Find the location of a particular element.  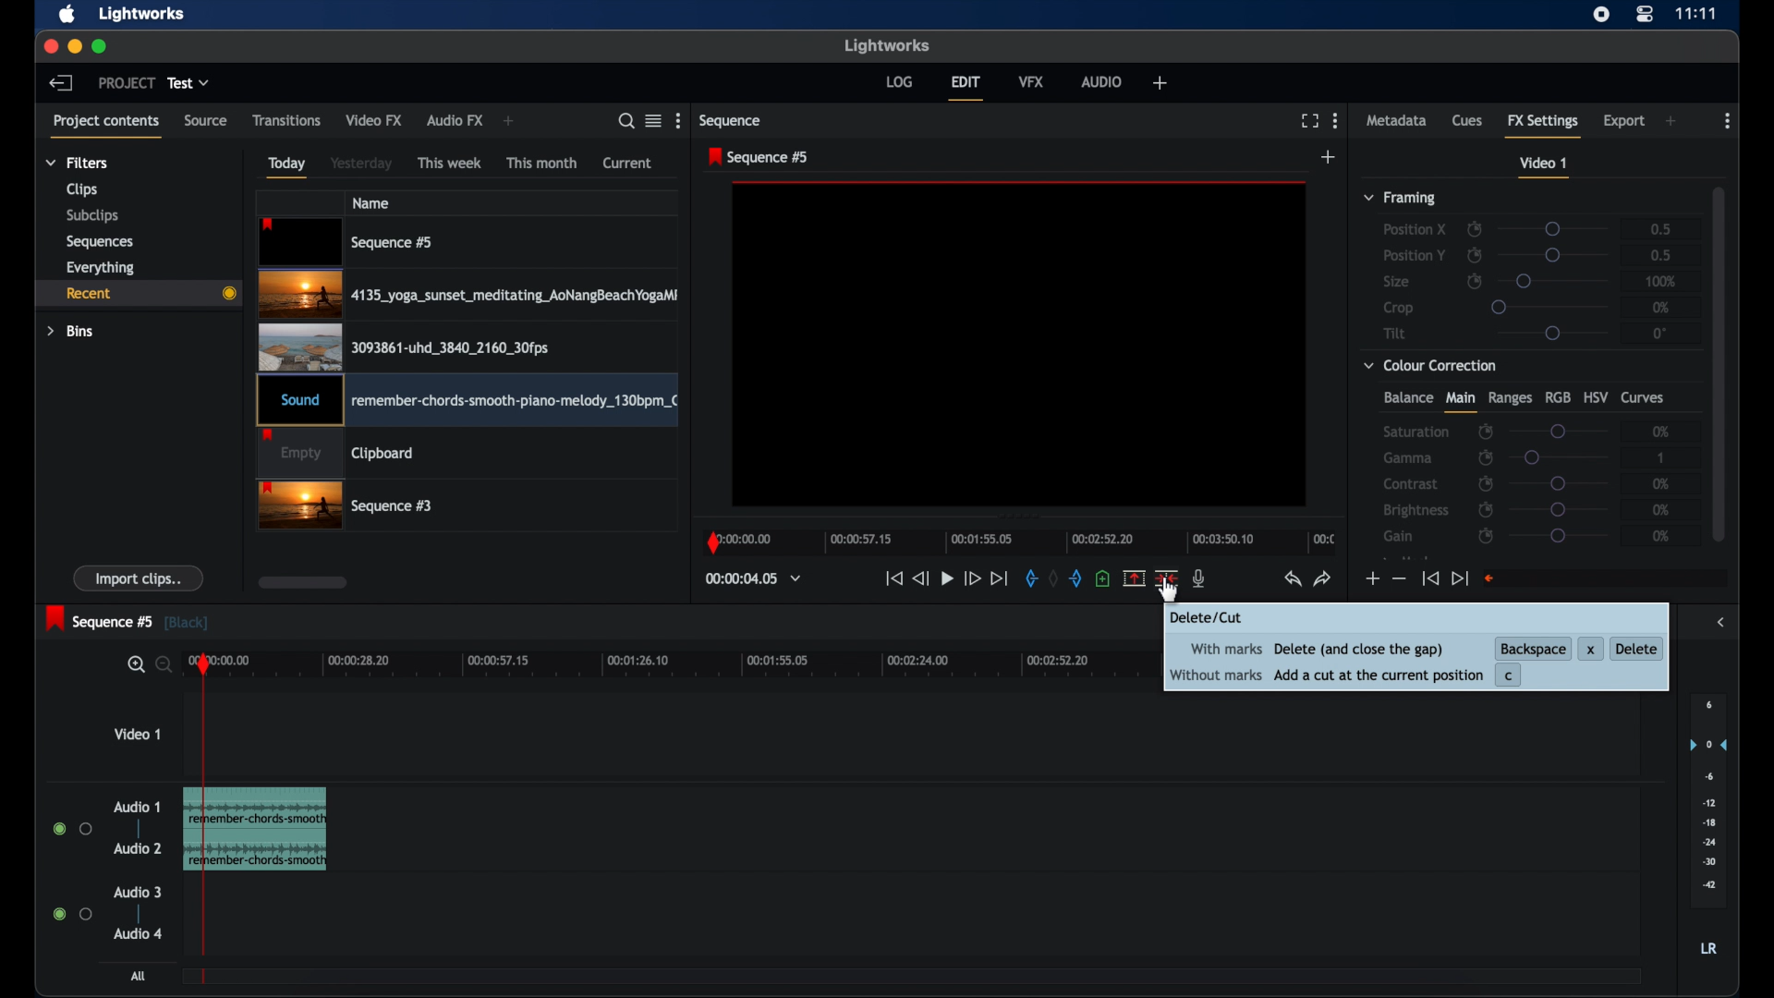

bins is located at coordinates (71, 332).